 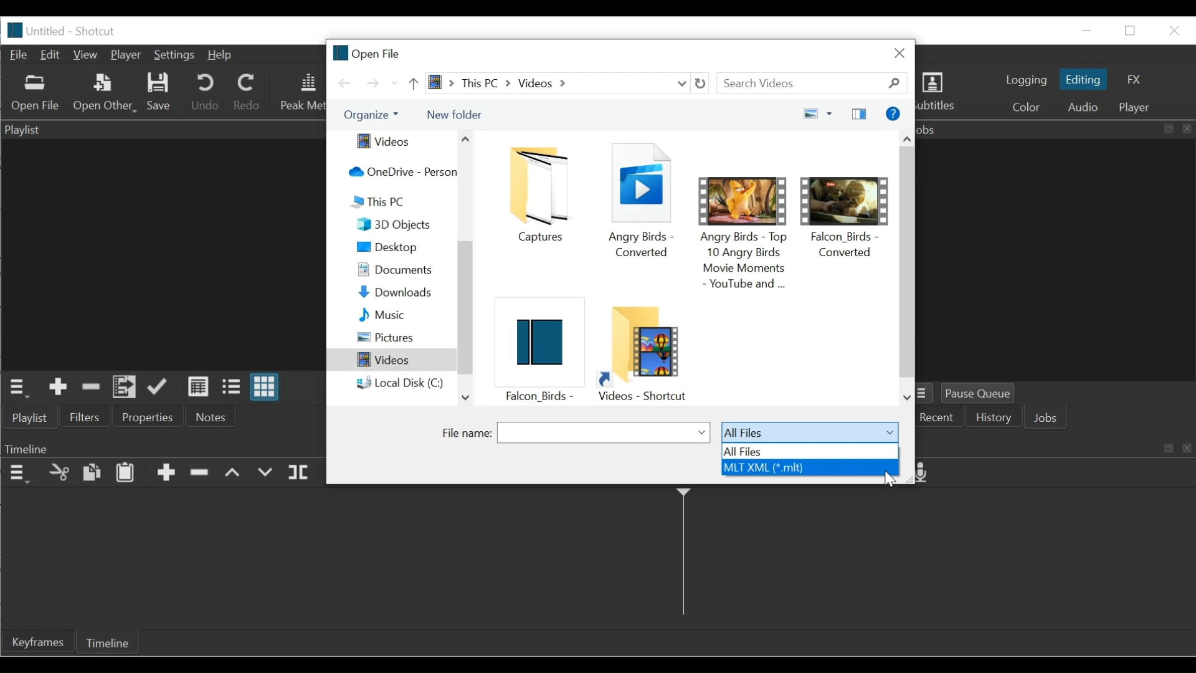 I want to click on Split at playhead, so click(x=300, y=473).